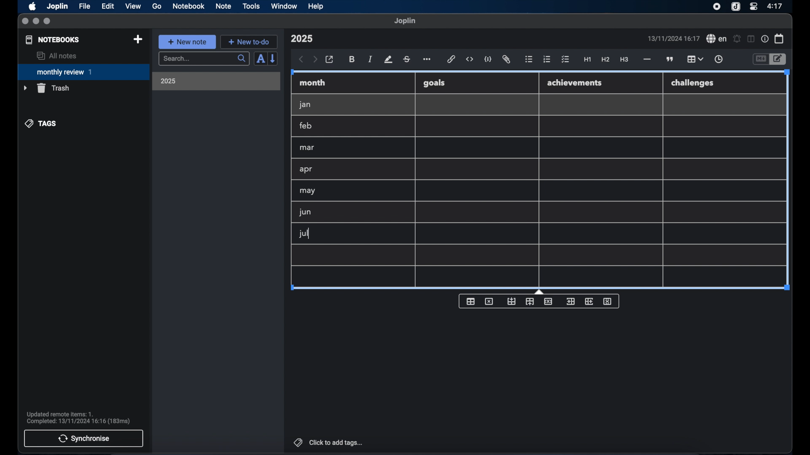 The image size is (810, 455). What do you see at coordinates (753, 6) in the screenshot?
I see `control center` at bounding box center [753, 6].